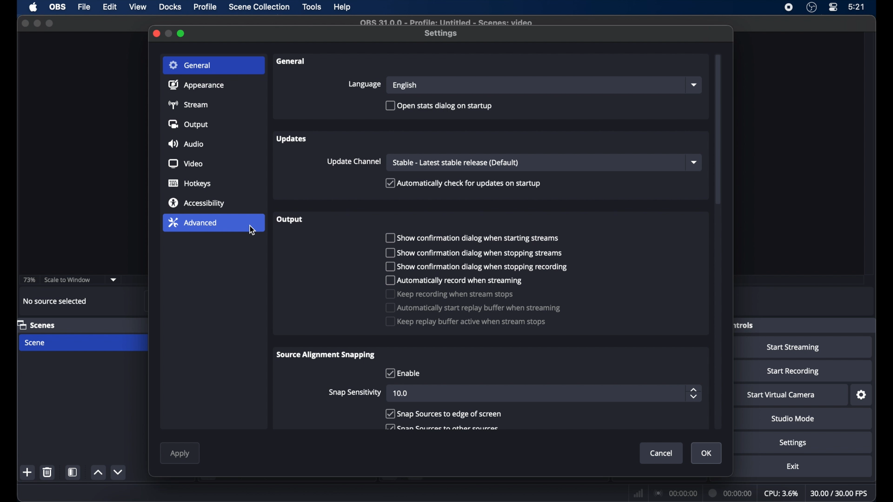 The image size is (893, 502). I want to click on scene collection, so click(259, 7).